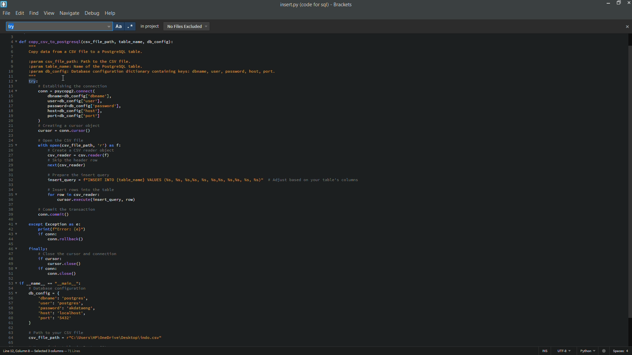 This screenshot has width=632, height=355. What do you see at coordinates (17, 26) in the screenshot?
I see `try` at bounding box center [17, 26].